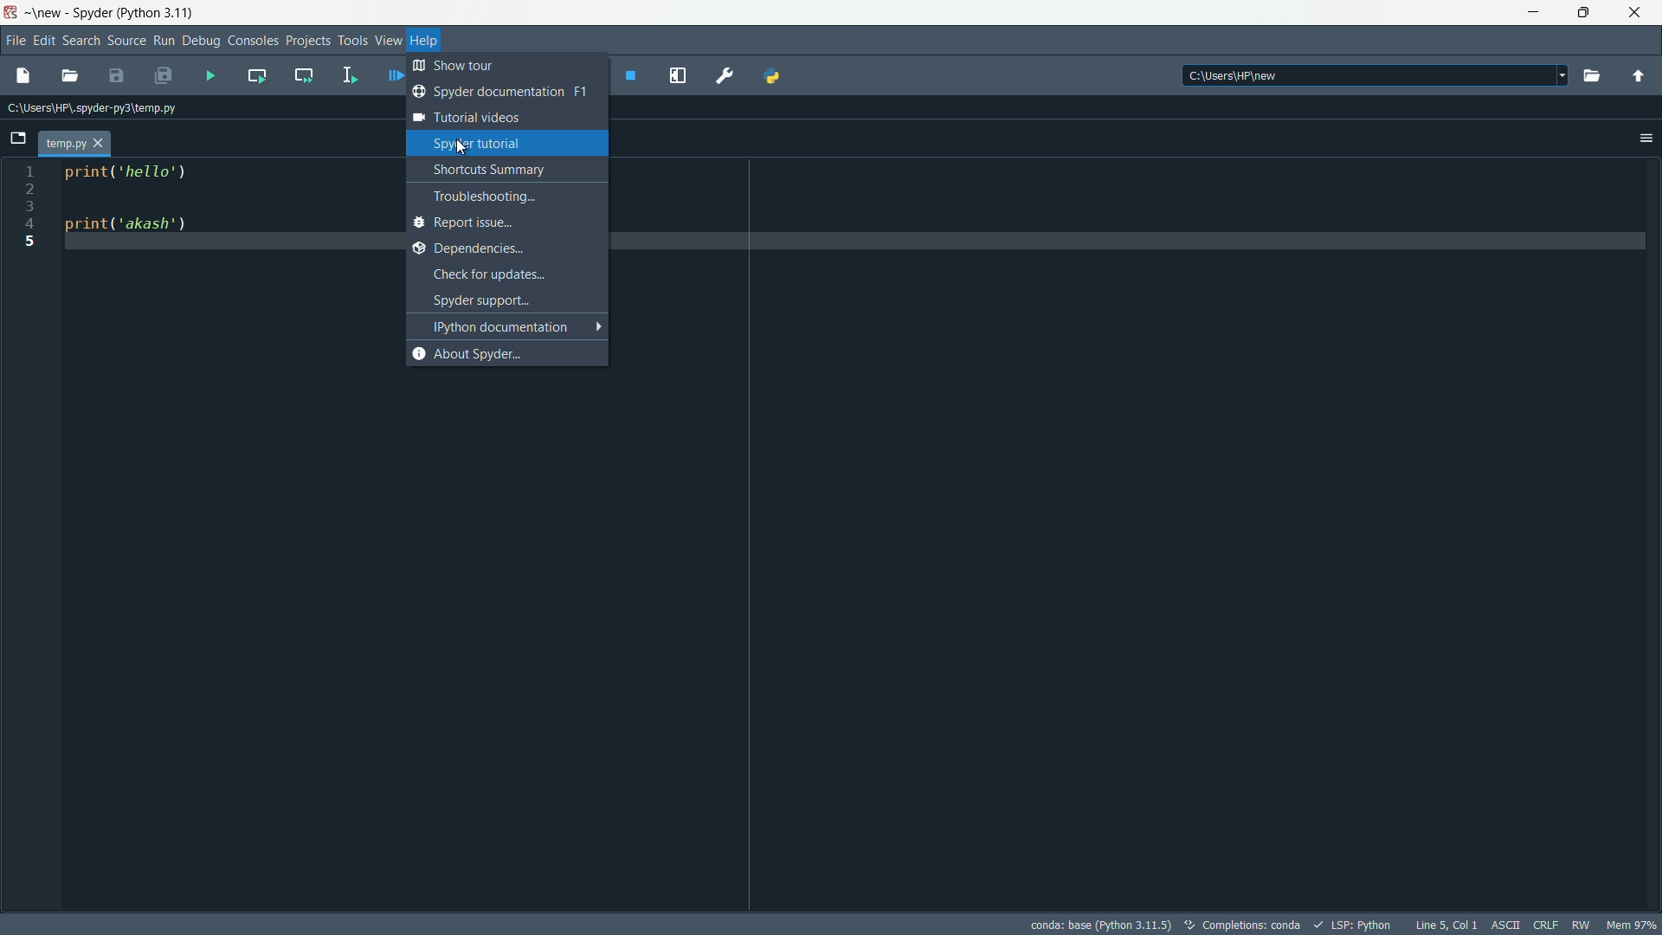 This screenshot has height=935, width=1662. Describe the element at coordinates (463, 148) in the screenshot. I see `cursor` at that location.